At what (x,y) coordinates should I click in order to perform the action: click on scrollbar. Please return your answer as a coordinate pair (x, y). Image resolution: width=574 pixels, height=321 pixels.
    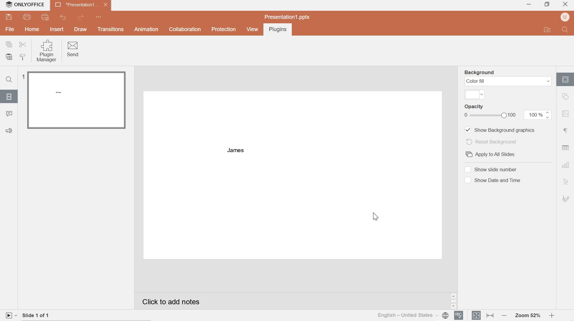
    Looking at the image, I should click on (453, 301).